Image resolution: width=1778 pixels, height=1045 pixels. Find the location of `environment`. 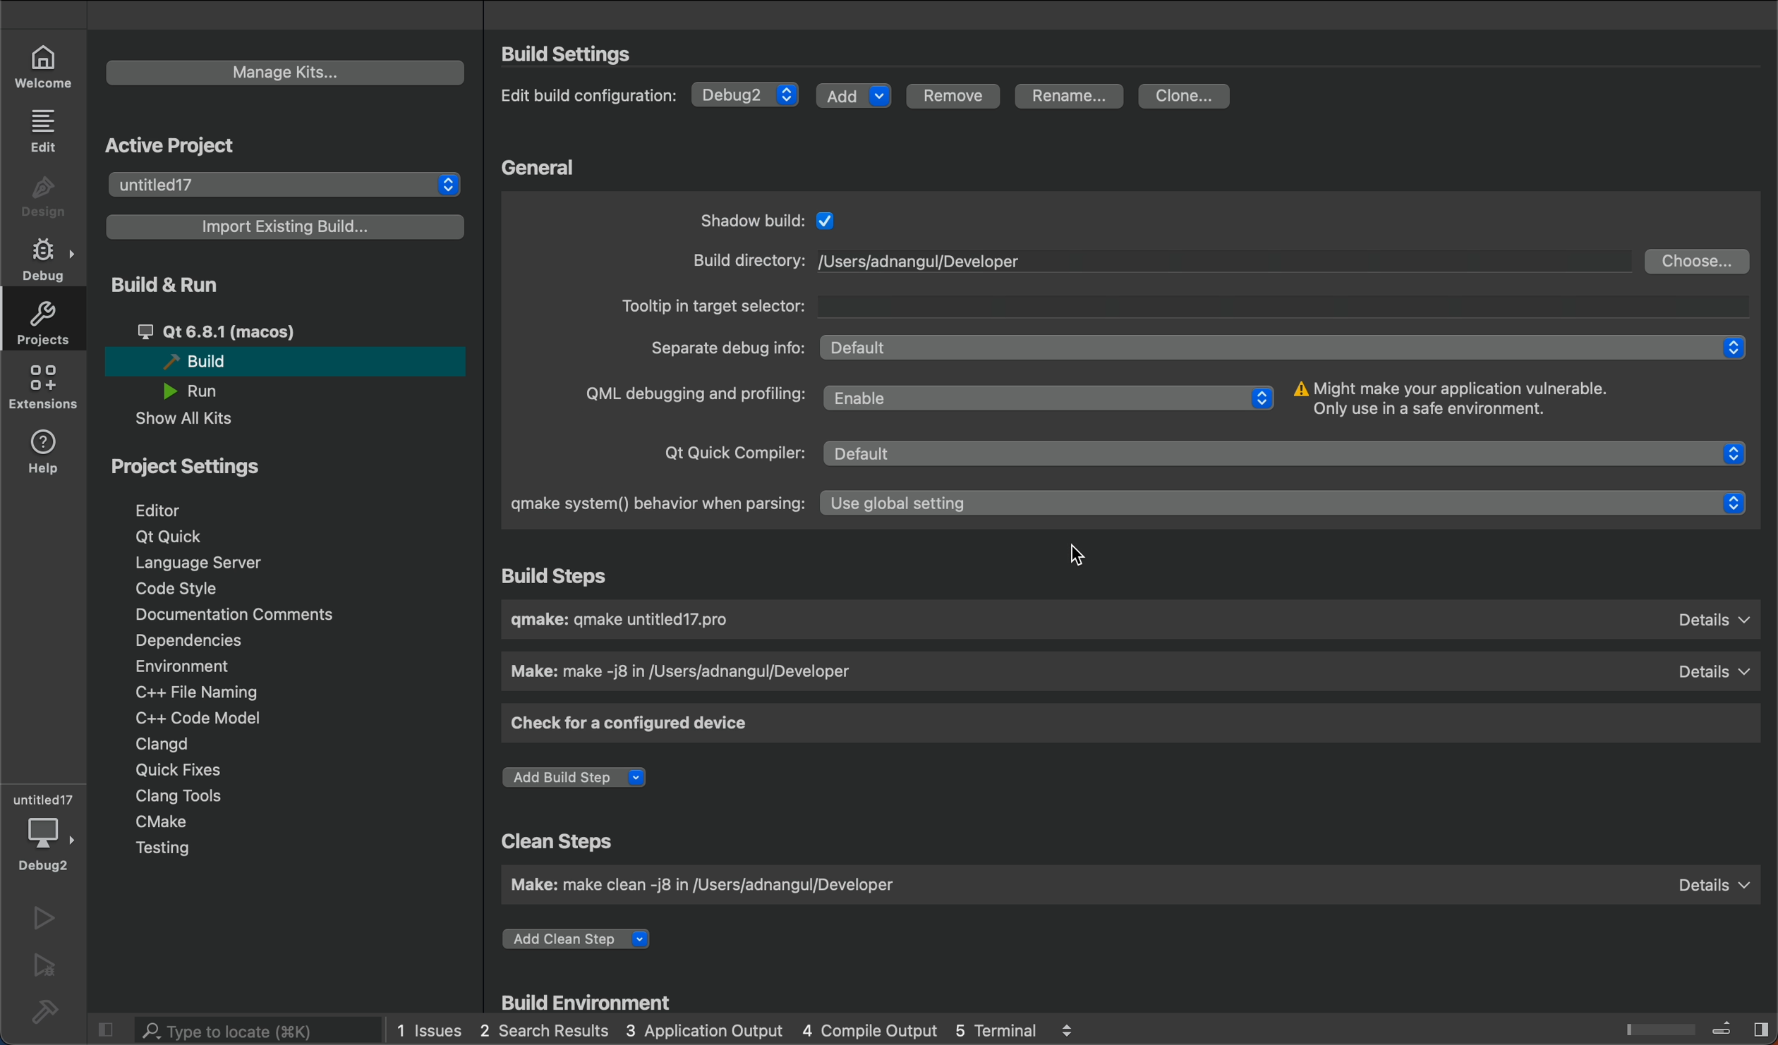

environment is located at coordinates (202, 664).